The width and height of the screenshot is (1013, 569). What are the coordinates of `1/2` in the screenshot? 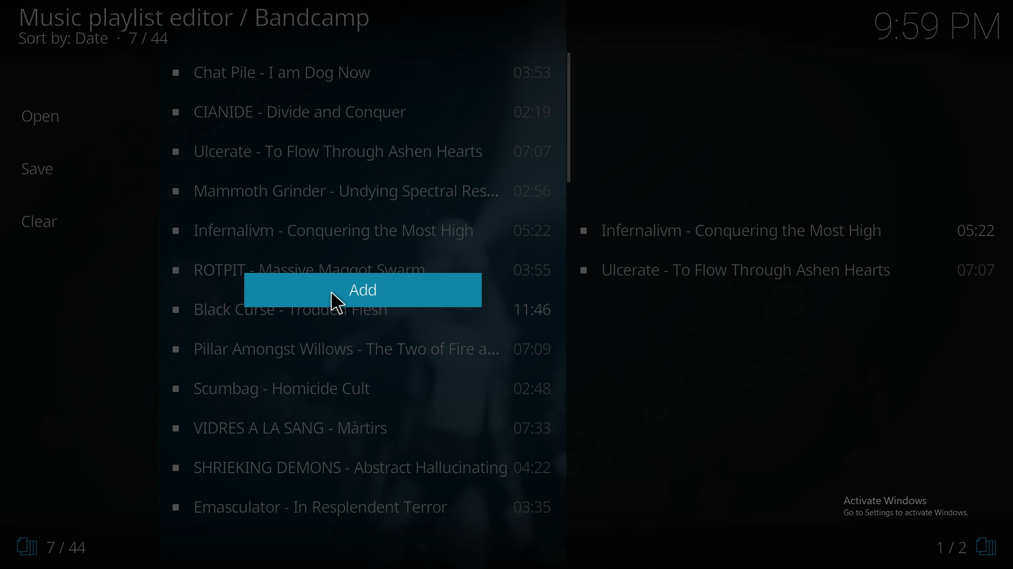 It's located at (961, 549).